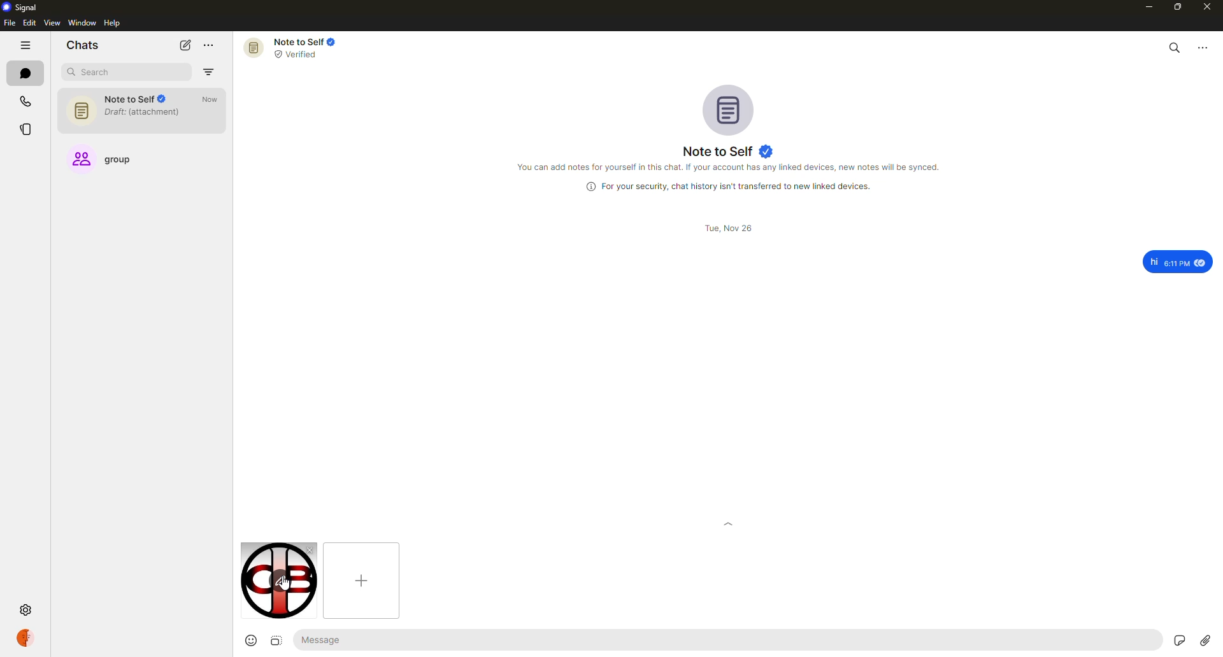  I want to click on stories, so click(27, 129).